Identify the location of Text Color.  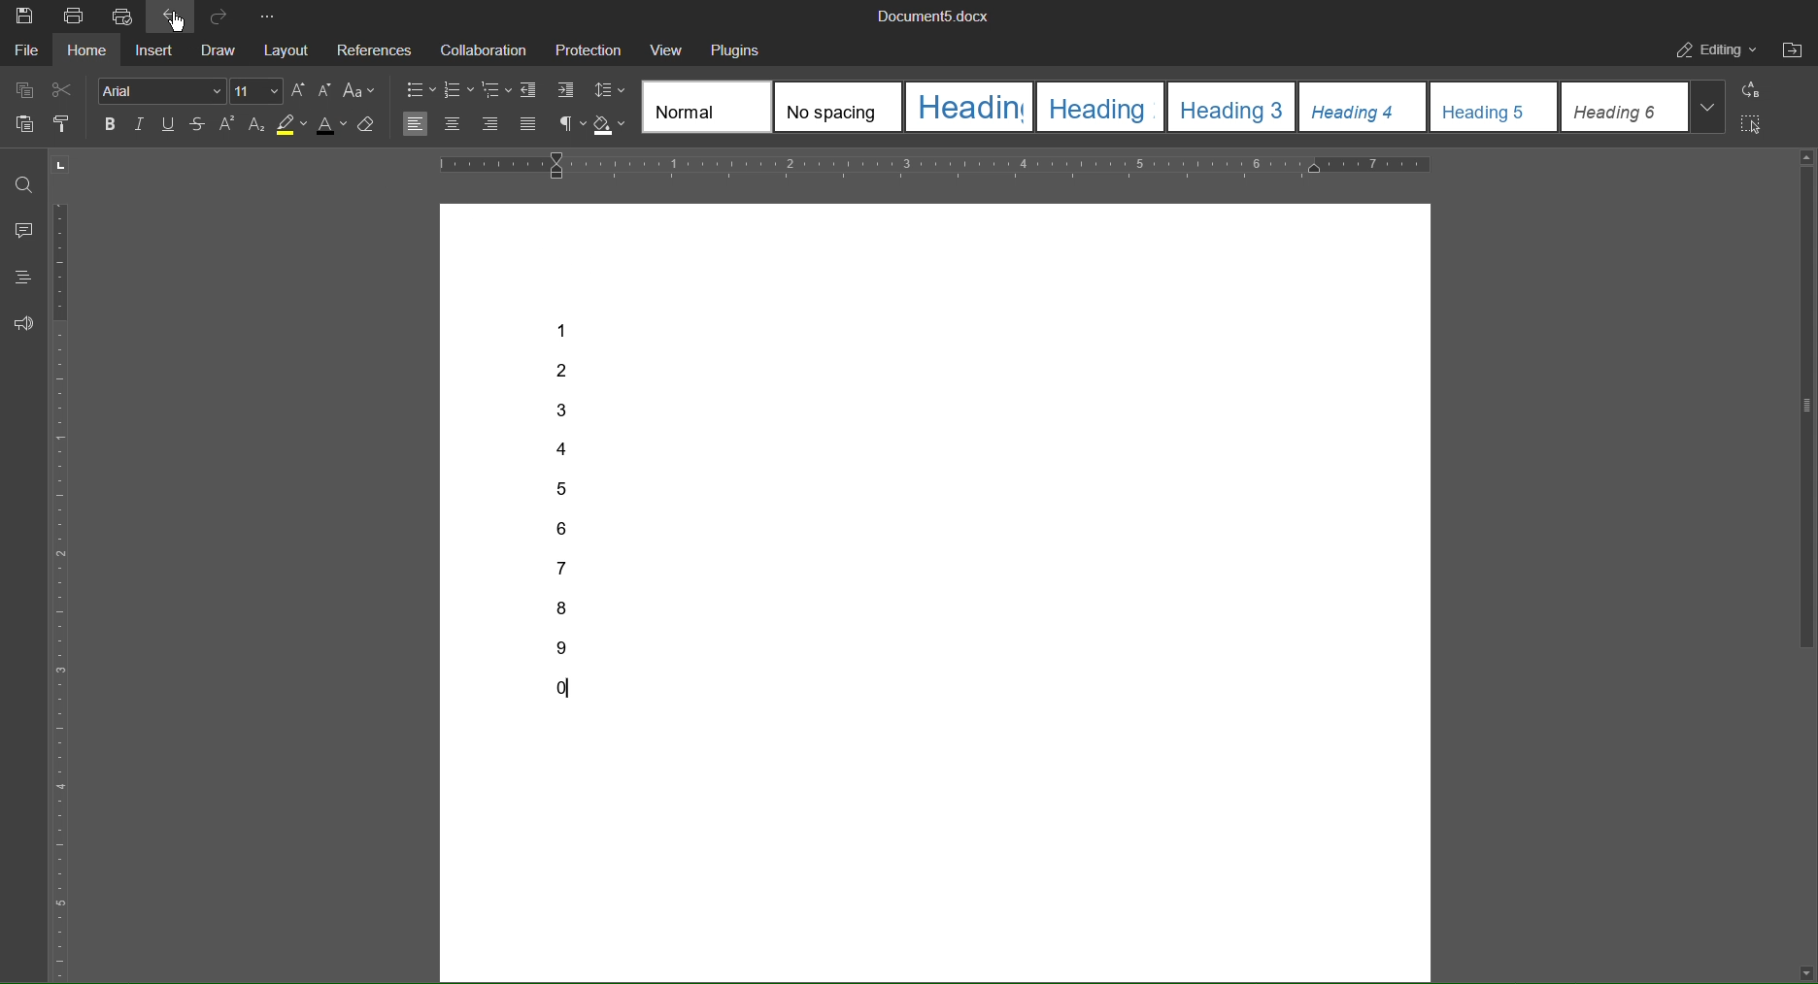
(332, 123).